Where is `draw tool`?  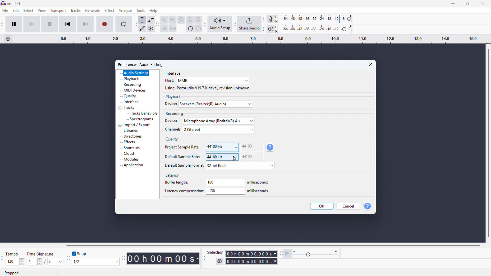 draw tool is located at coordinates (142, 28).